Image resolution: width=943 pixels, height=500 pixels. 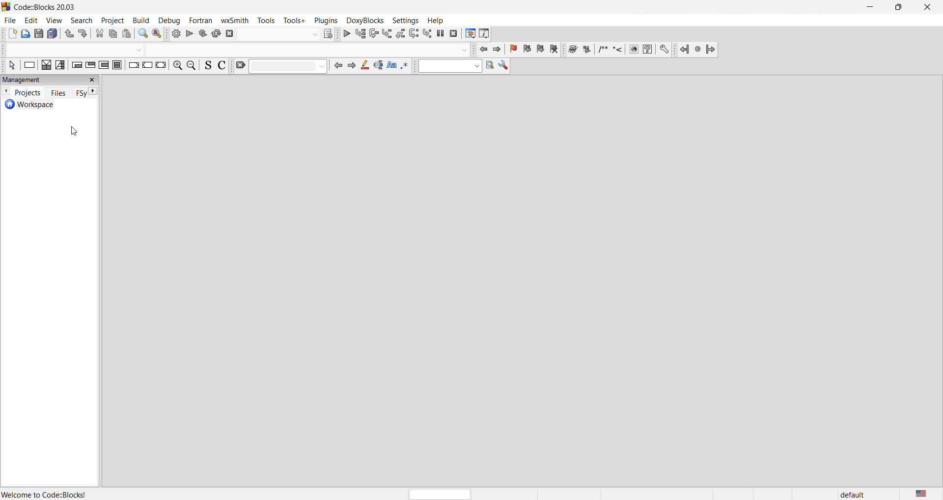 What do you see at coordinates (204, 34) in the screenshot?
I see `build and run` at bounding box center [204, 34].